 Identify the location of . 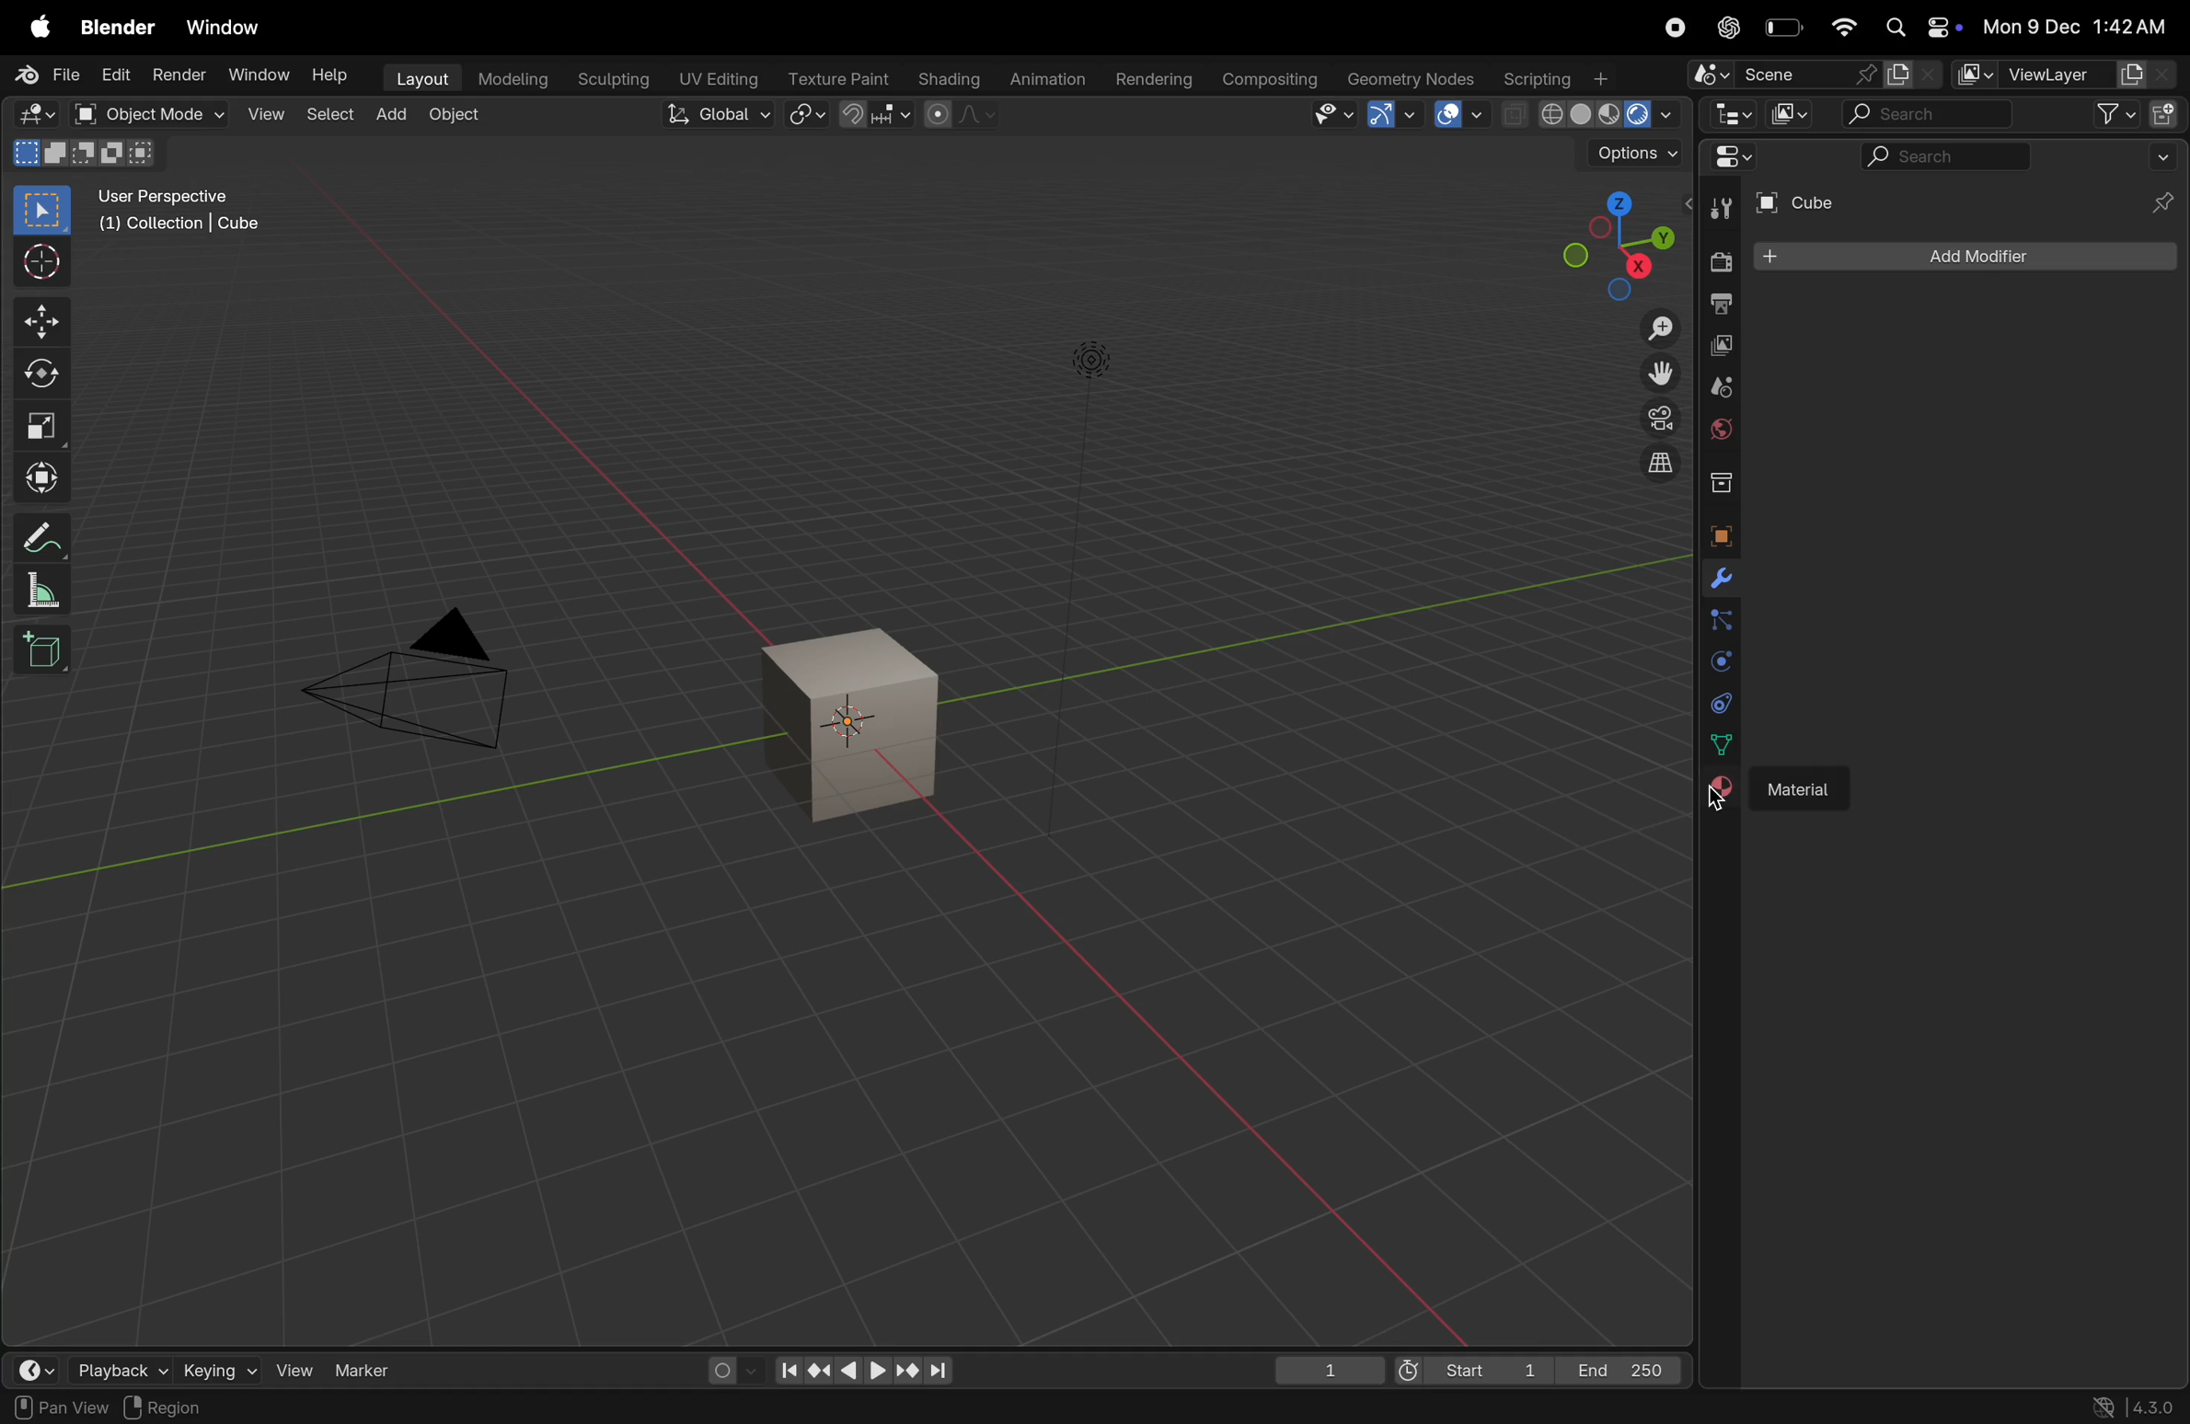
(2065, 73).